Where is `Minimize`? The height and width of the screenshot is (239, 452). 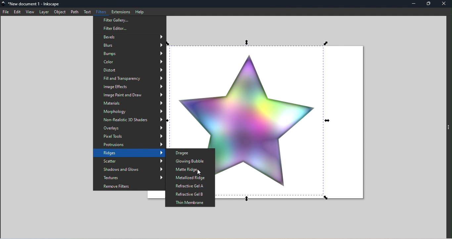 Minimize is located at coordinates (414, 4).